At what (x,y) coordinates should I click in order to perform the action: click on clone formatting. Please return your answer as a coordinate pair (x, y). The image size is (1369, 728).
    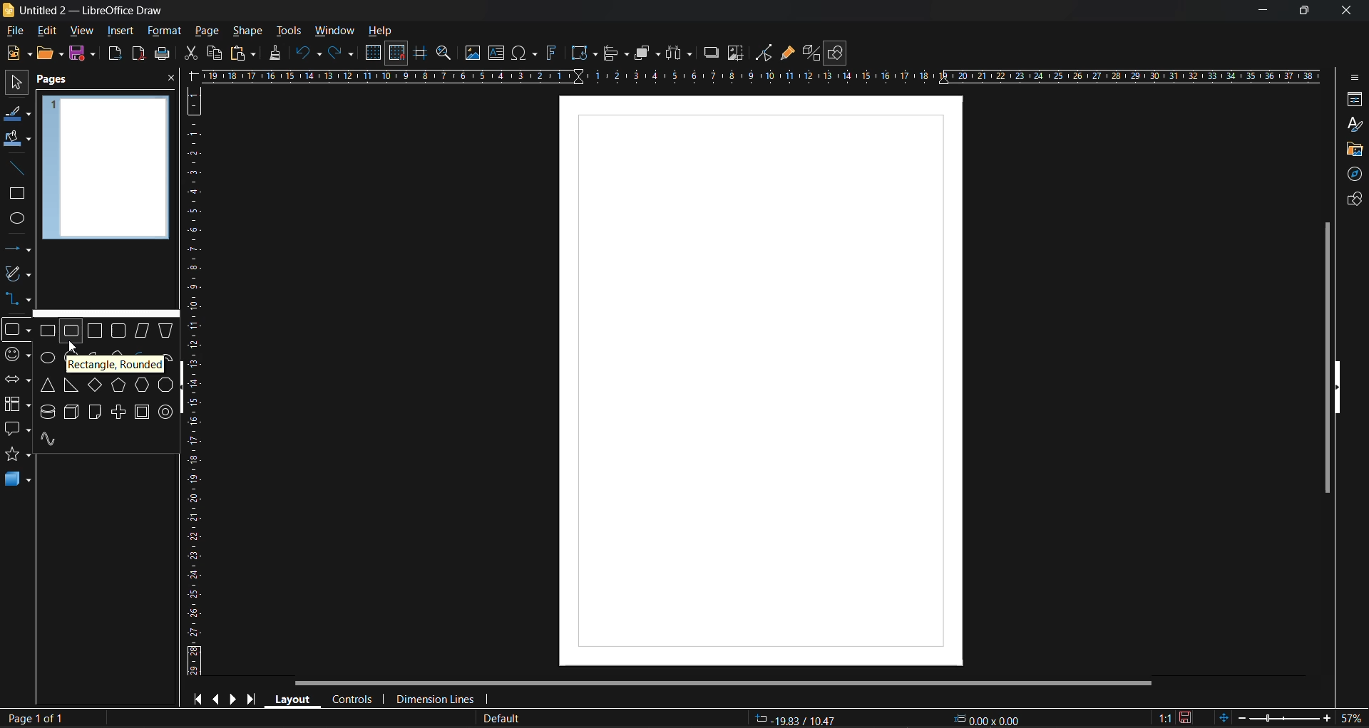
    Looking at the image, I should click on (279, 53).